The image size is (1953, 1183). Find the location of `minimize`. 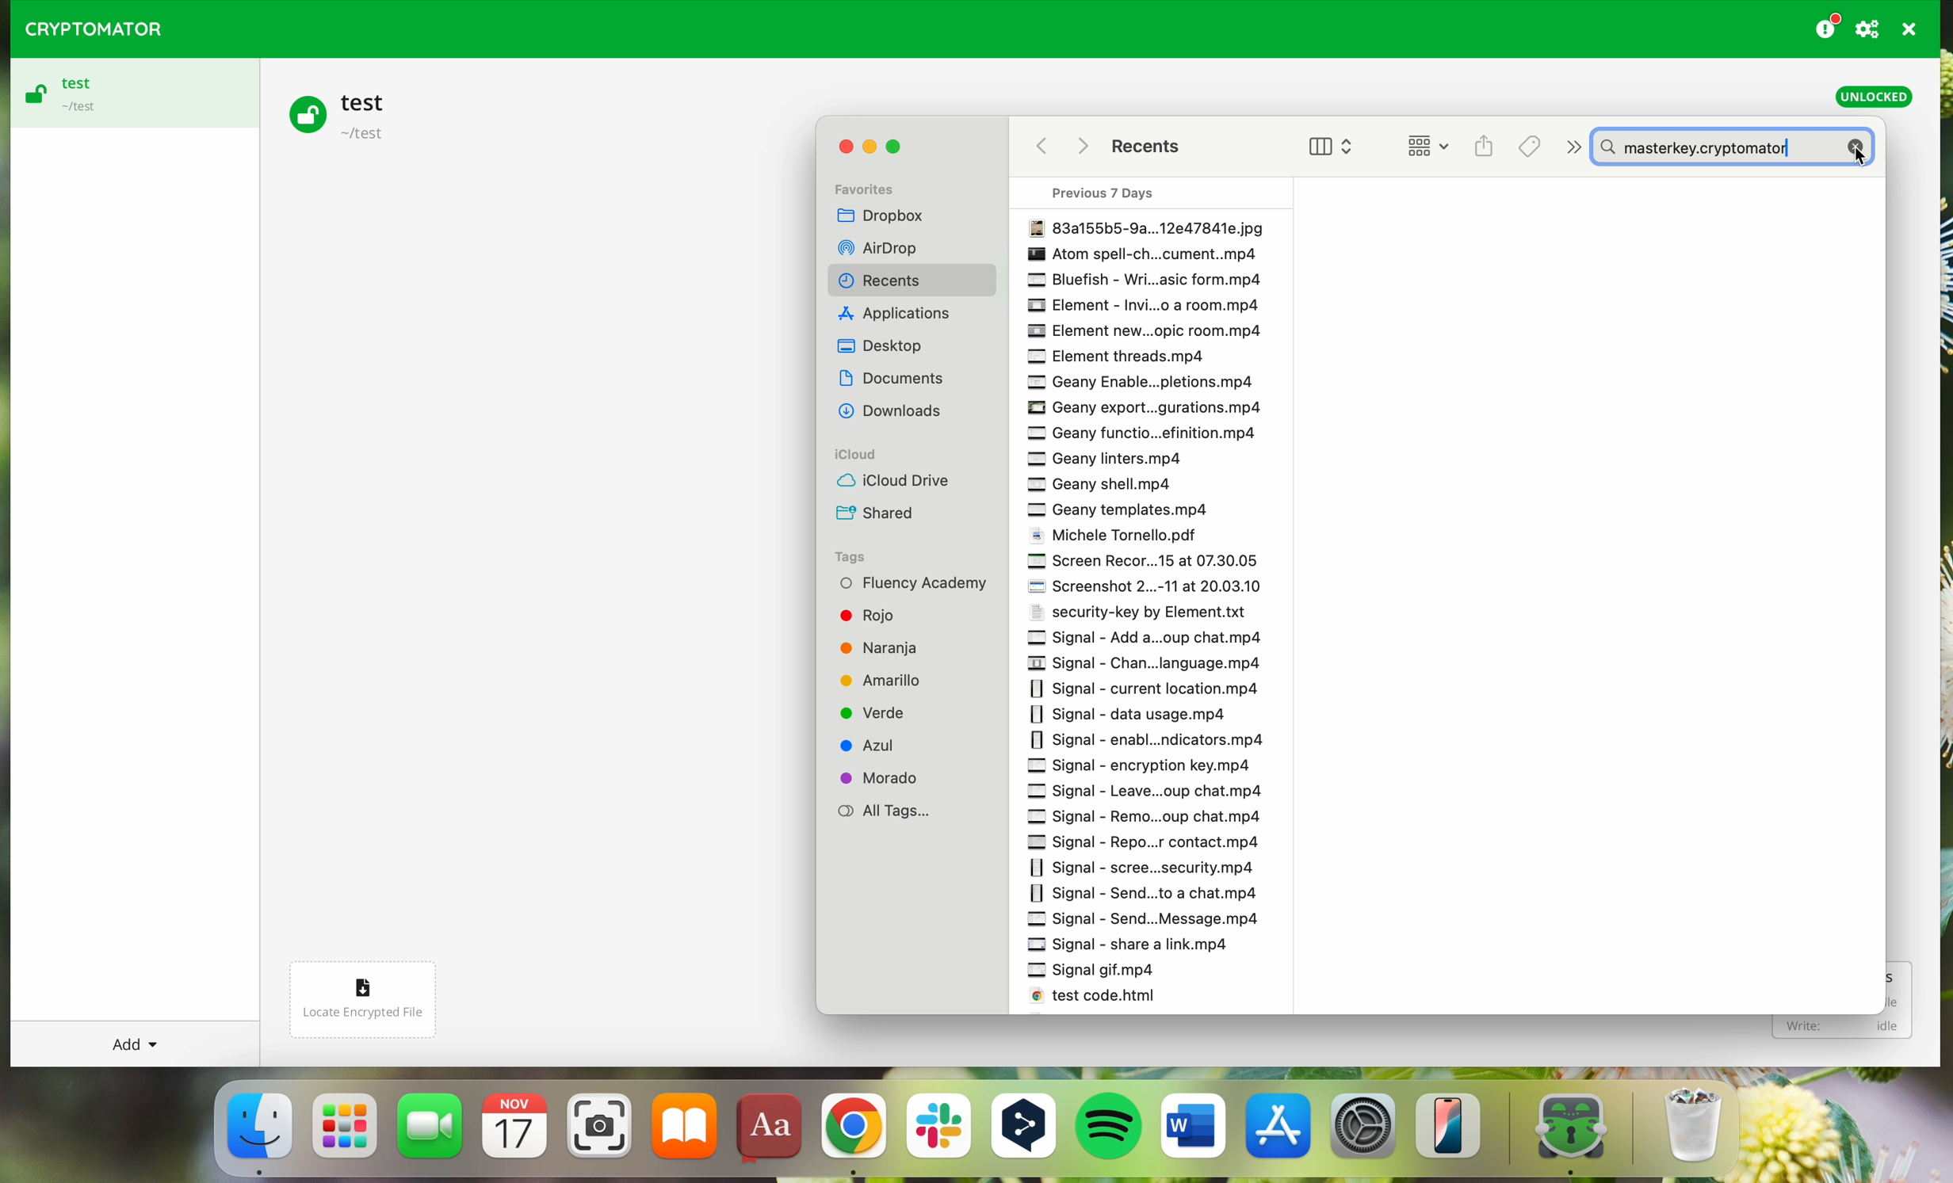

minimize is located at coordinates (868, 148).